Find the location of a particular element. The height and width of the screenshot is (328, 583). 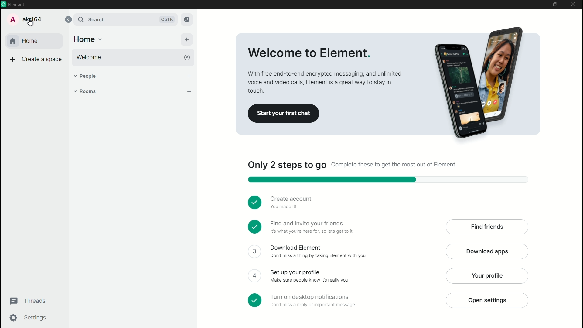

Find and invite your friends it's what you are here for so let's get to it is located at coordinates (311, 227).